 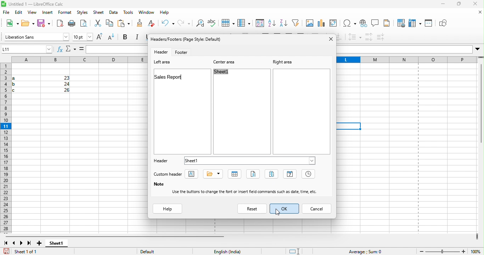 What do you see at coordinates (85, 24) in the screenshot?
I see `cut` at bounding box center [85, 24].